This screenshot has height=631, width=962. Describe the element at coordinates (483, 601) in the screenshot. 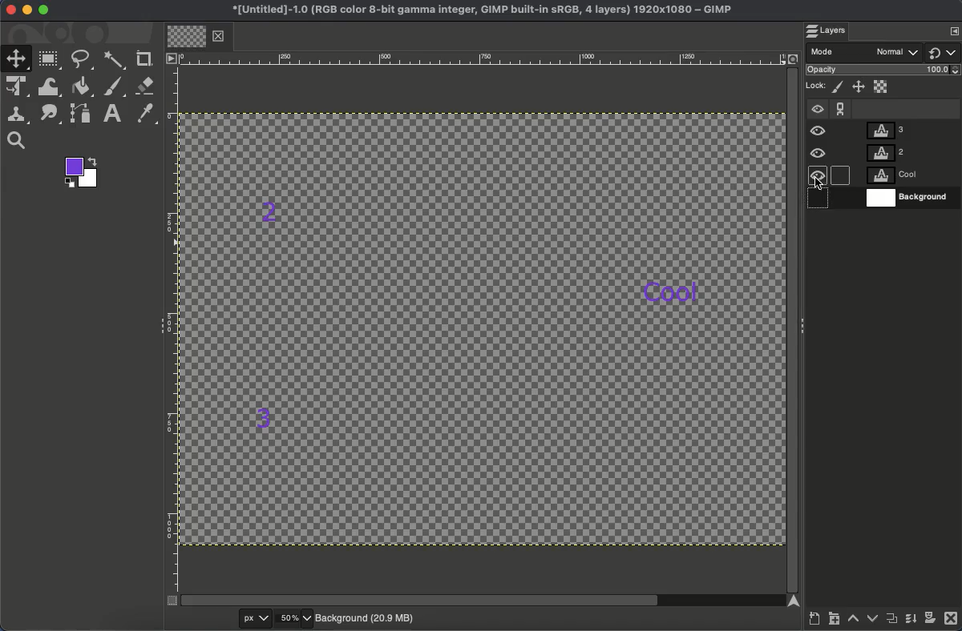

I see `Scroll` at that location.